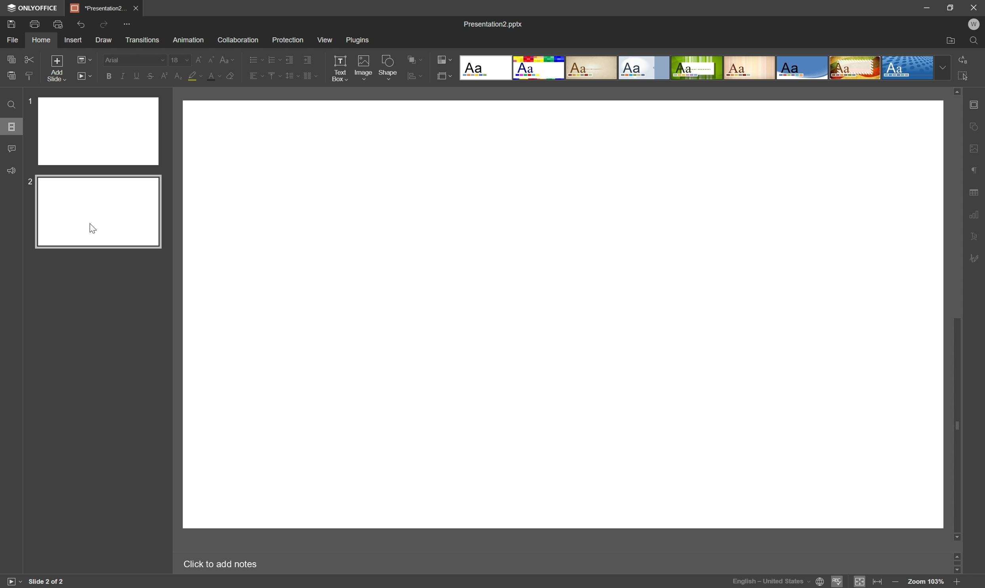  I want to click on Redo, so click(105, 24).